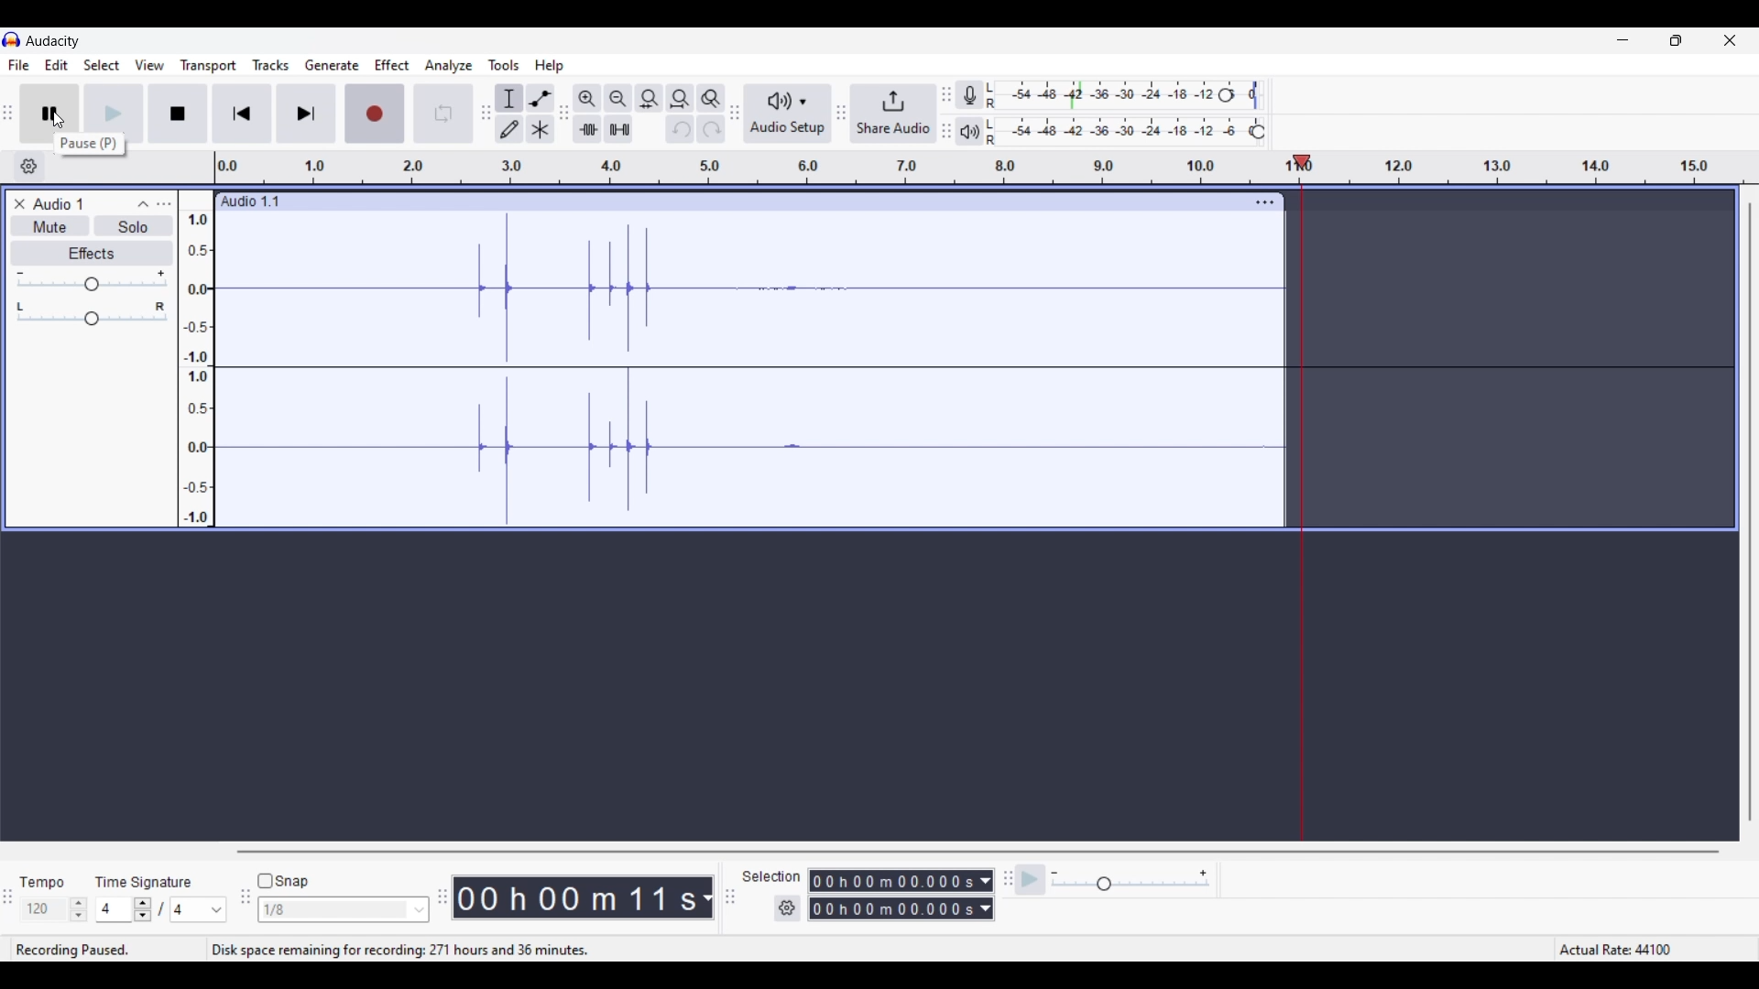 This screenshot has height=989, width=1759. Describe the element at coordinates (449, 66) in the screenshot. I see `Analyze menu` at that location.